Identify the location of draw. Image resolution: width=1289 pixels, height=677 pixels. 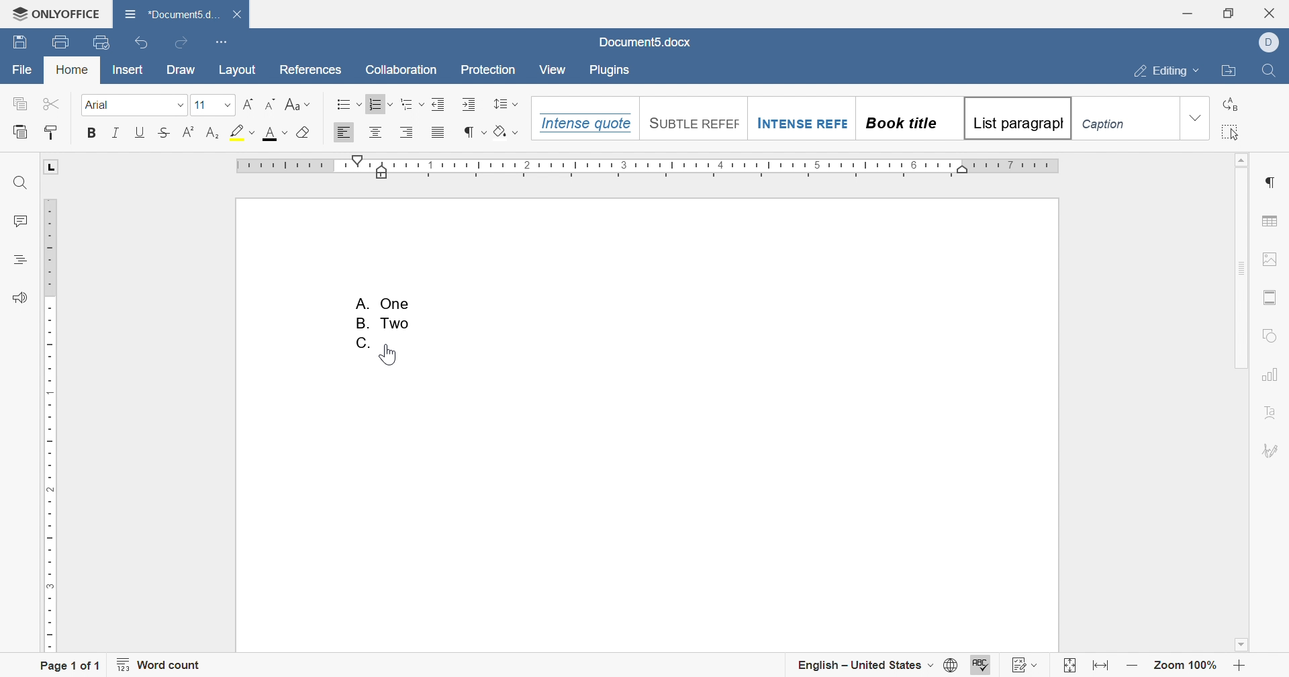
(182, 72).